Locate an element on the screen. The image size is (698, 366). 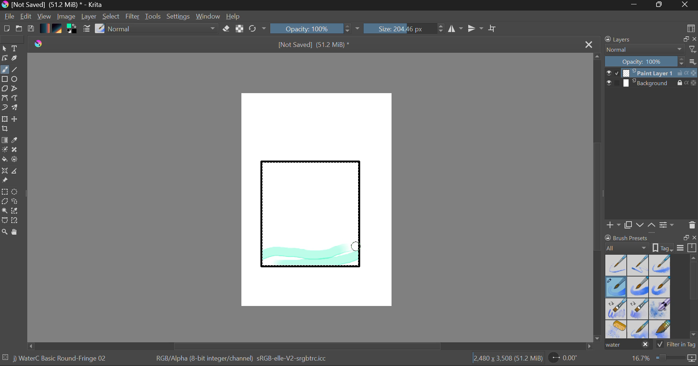
Save is located at coordinates (31, 29).